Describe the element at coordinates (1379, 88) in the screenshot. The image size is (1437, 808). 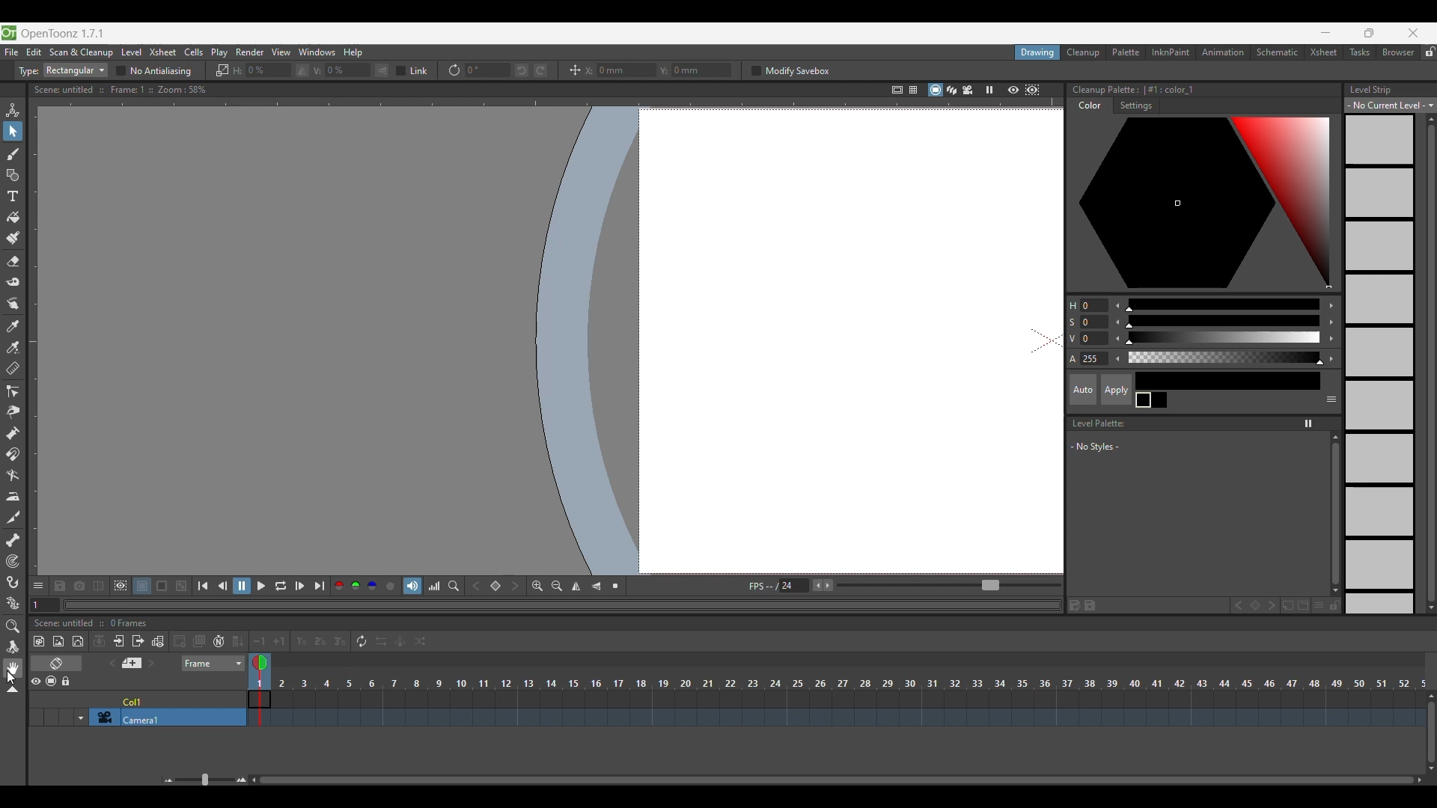
I see `Level Strip` at that location.